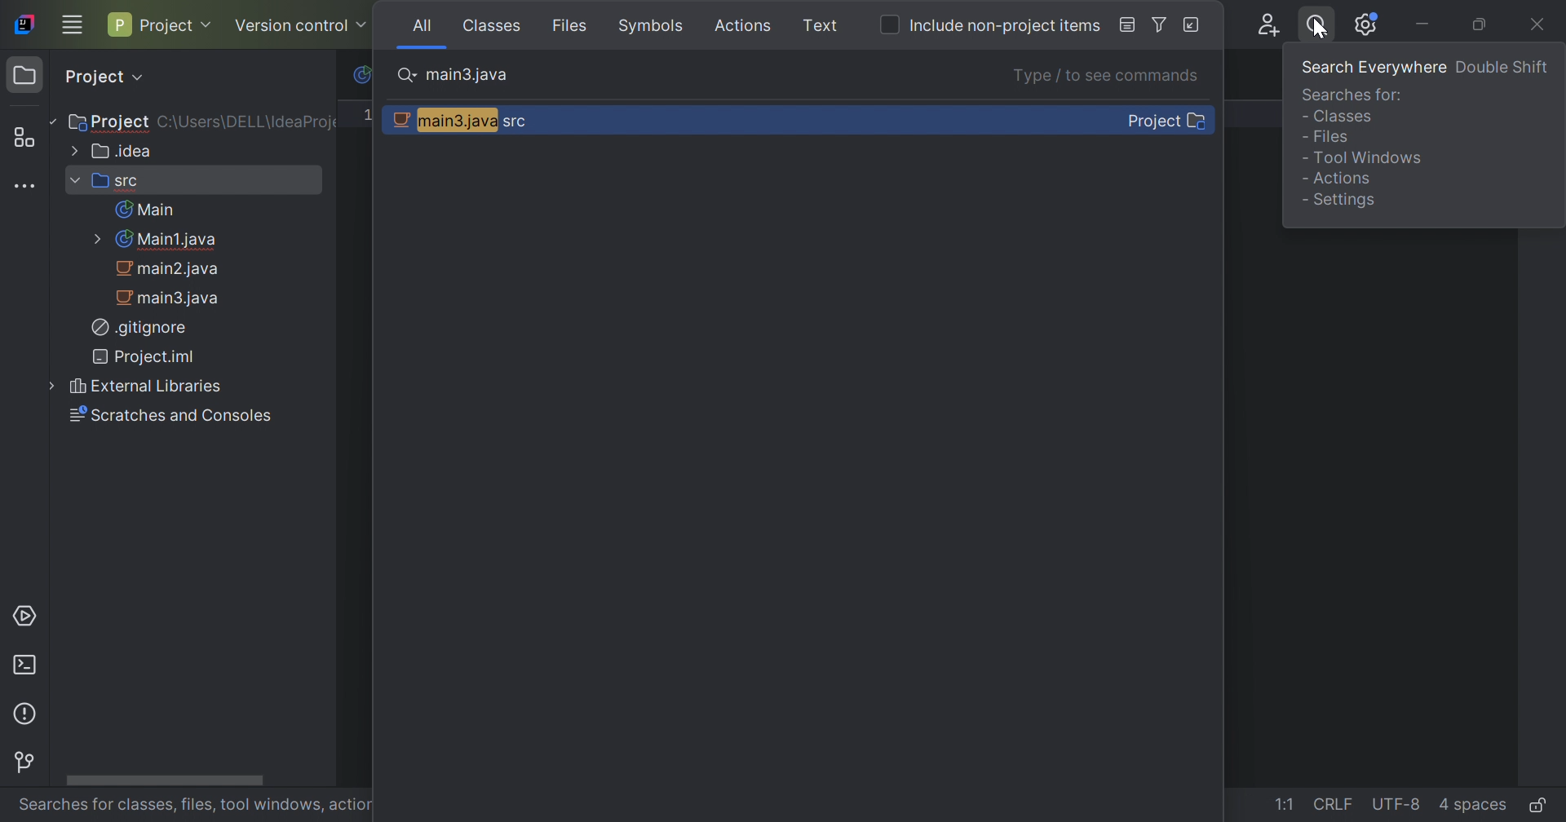  I want to click on Checkbox, so click(891, 23).